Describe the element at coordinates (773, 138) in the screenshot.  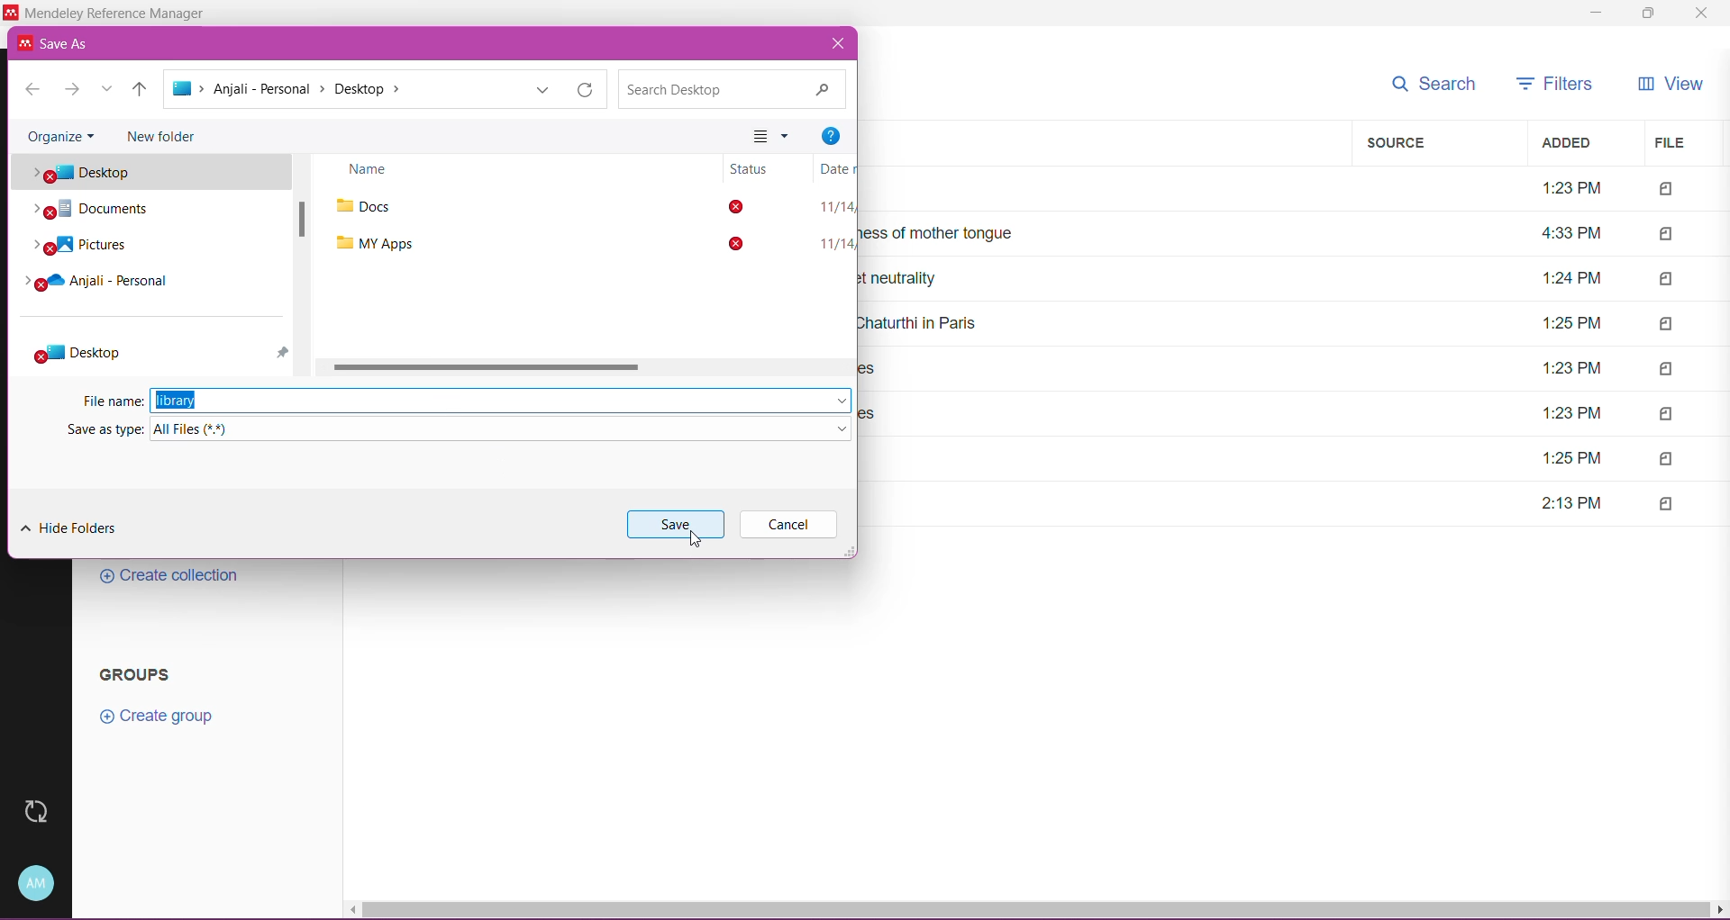
I see `Change your view` at that location.